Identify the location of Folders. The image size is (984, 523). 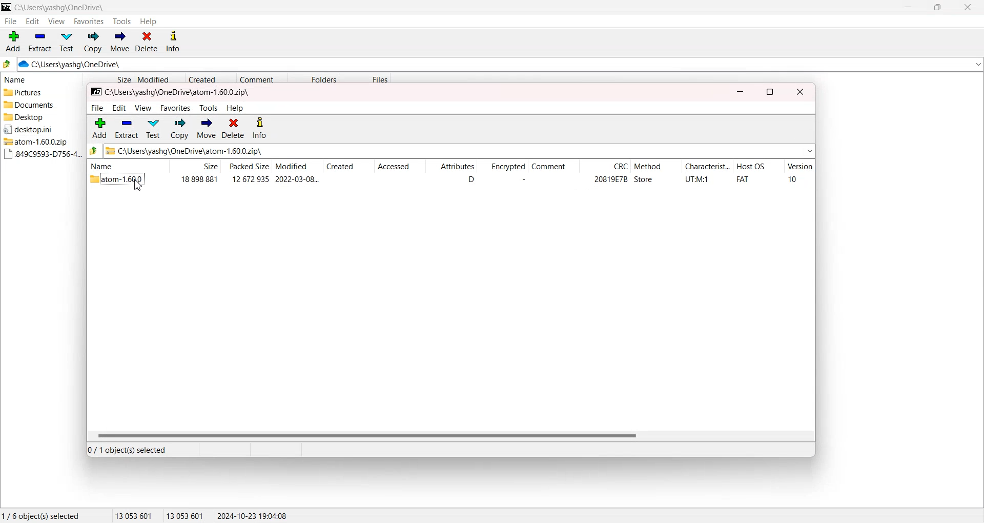
(313, 78).